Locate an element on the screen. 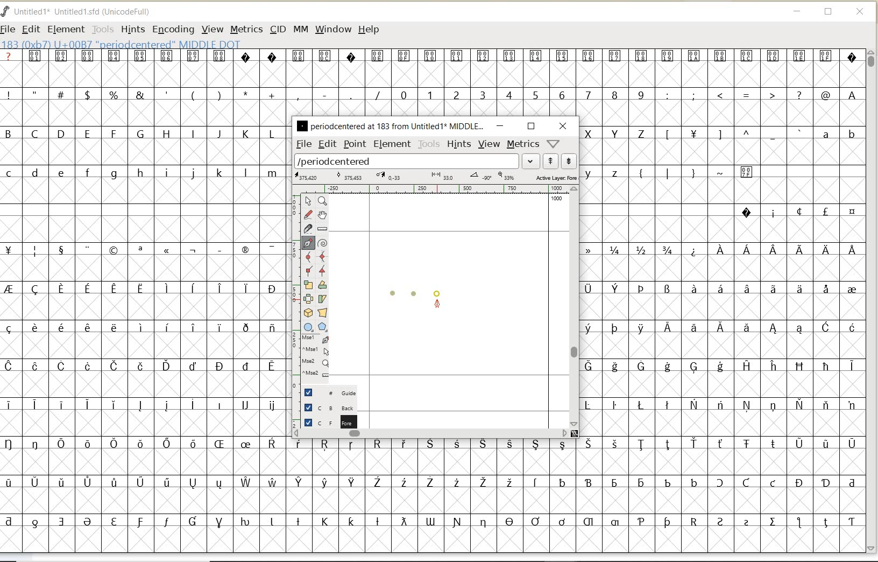  tools is located at coordinates (429, 144).